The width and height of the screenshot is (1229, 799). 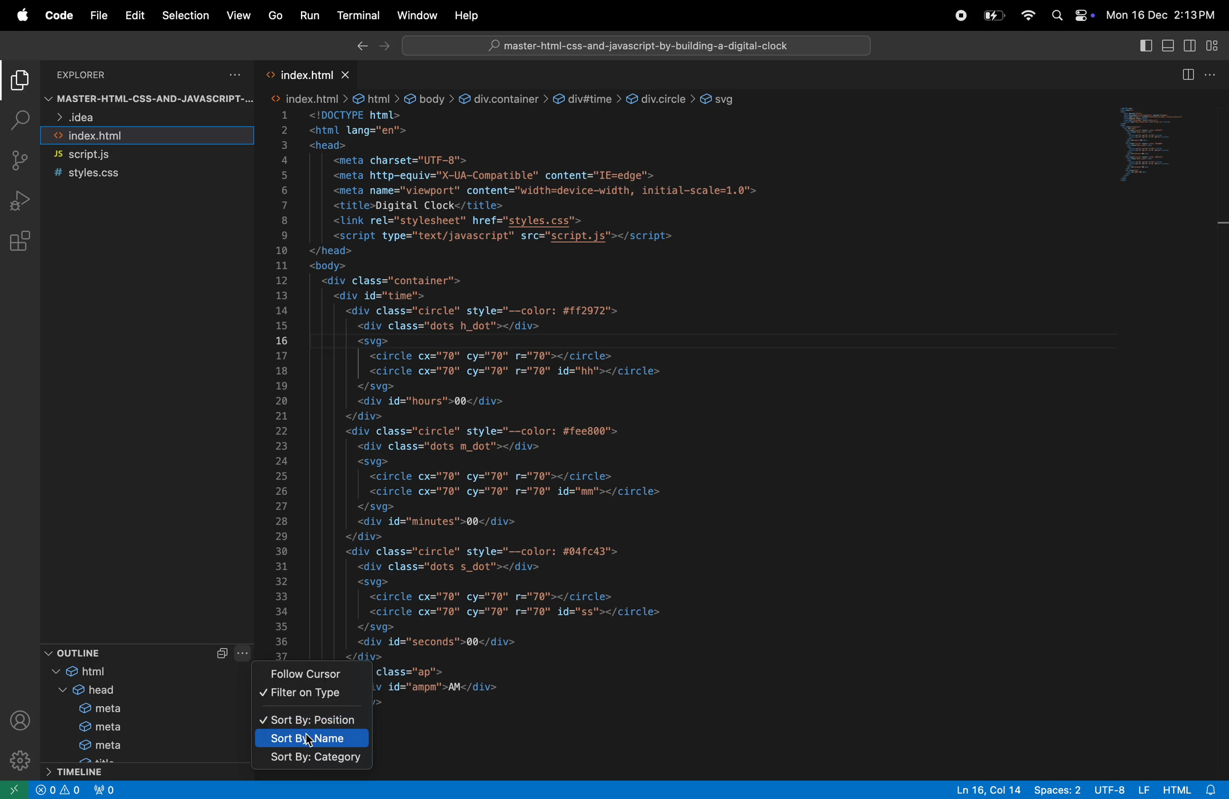 What do you see at coordinates (311, 739) in the screenshot?
I see `Cursor` at bounding box center [311, 739].